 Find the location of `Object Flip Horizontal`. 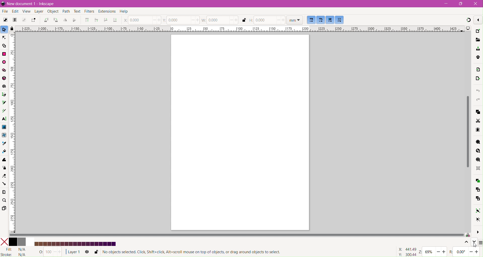

Object Flip Horizontal is located at coordinates (65, 21).